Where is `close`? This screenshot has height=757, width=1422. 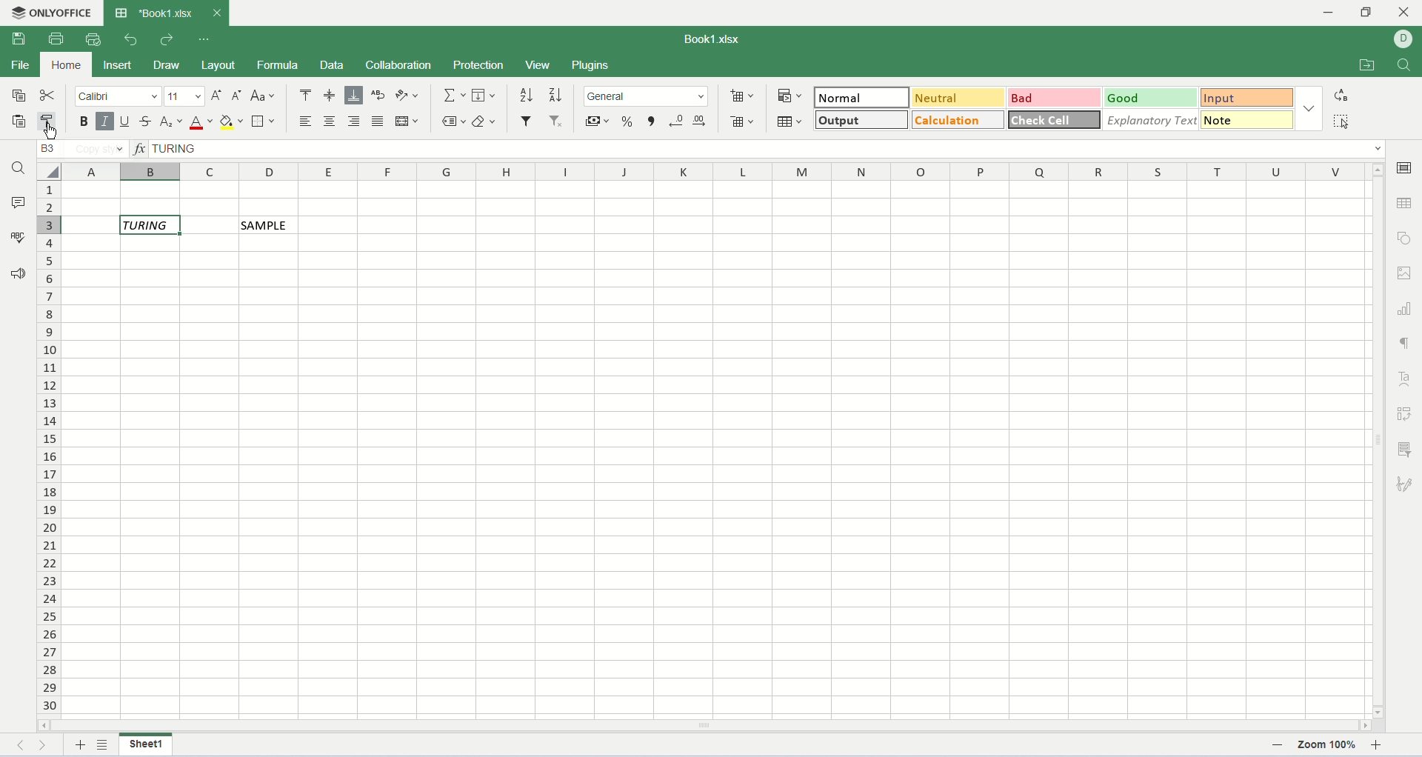
close is located at coordinates (216, 13).